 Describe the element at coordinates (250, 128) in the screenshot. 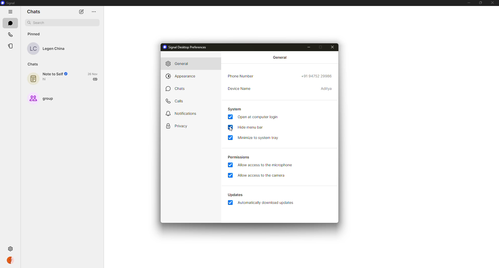

I see `hide menu bar` at that location.